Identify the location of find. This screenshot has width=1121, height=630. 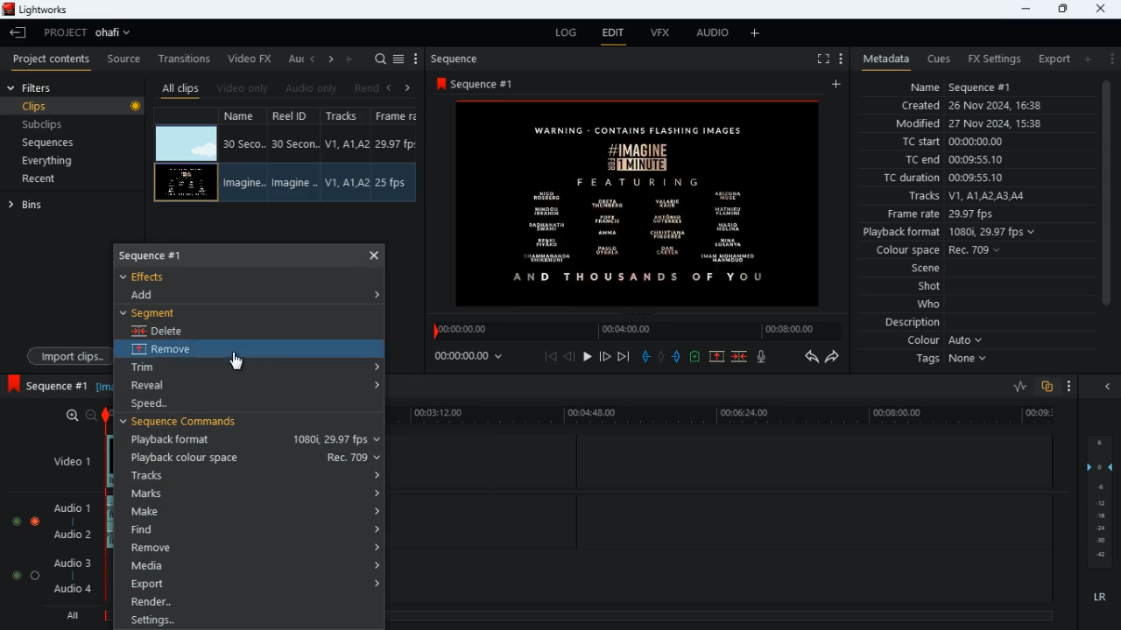
(254, 529).